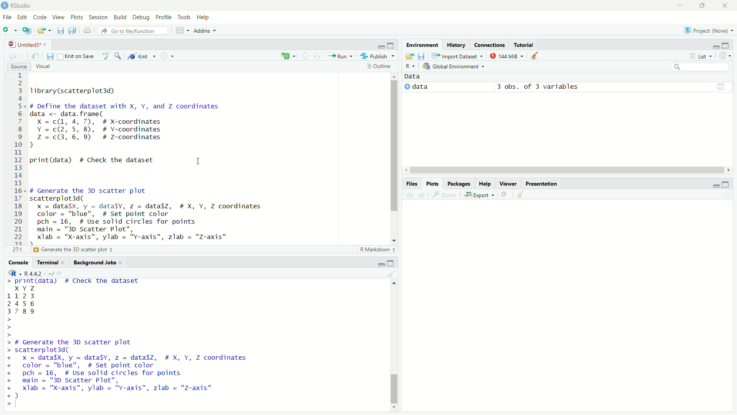  I want to click on Terminal, so click(47, 262).